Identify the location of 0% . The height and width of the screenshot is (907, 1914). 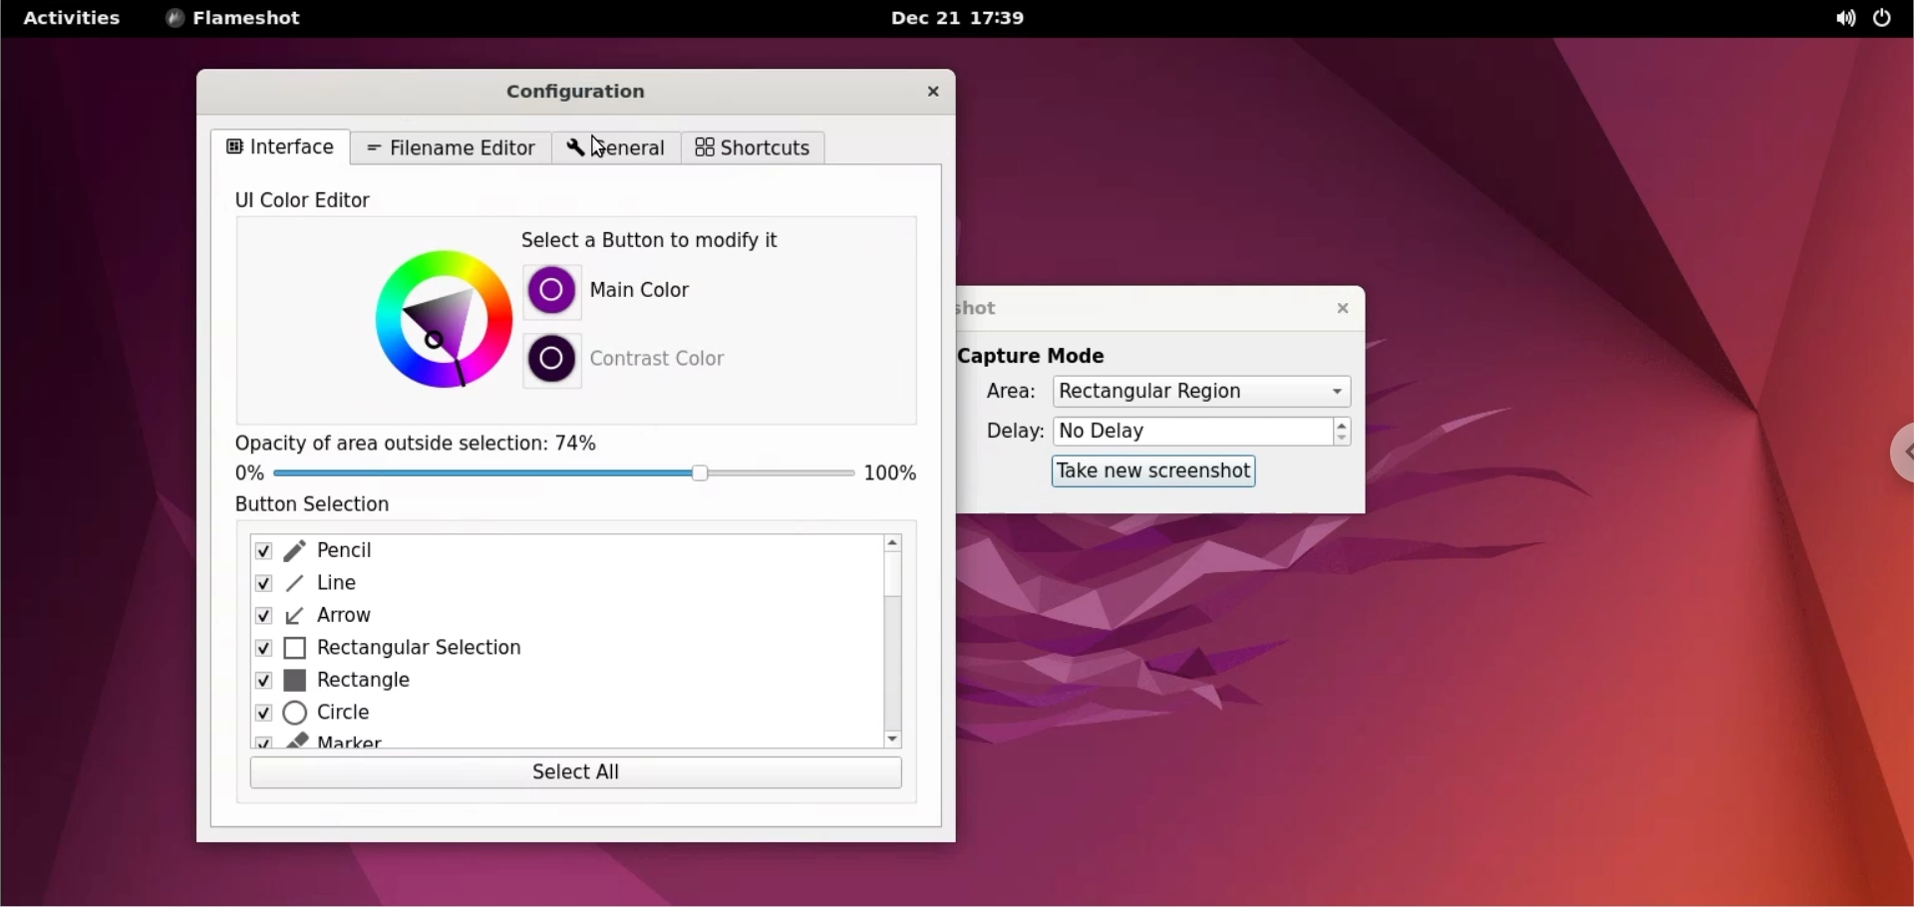
(250, 475).